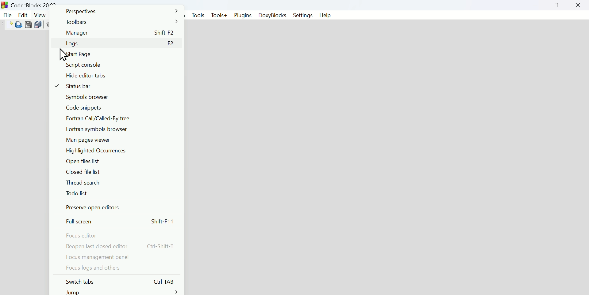 This screenshot has width=589, height=295. I want to click on Symbiosis browser, so click(121, 97).